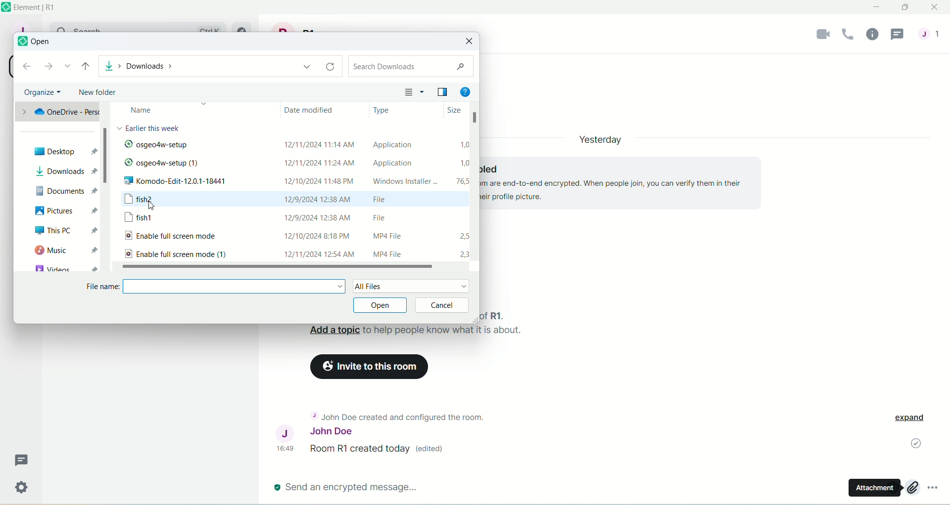 Image resolution: width=950 pixels, height=505 pixels. Describe the element at coordinates (617, 180) in the screenshot. I see `ed
1 are end-to-end encrypted. When people join, you can verify them in their
ir profile picture.` at that location.